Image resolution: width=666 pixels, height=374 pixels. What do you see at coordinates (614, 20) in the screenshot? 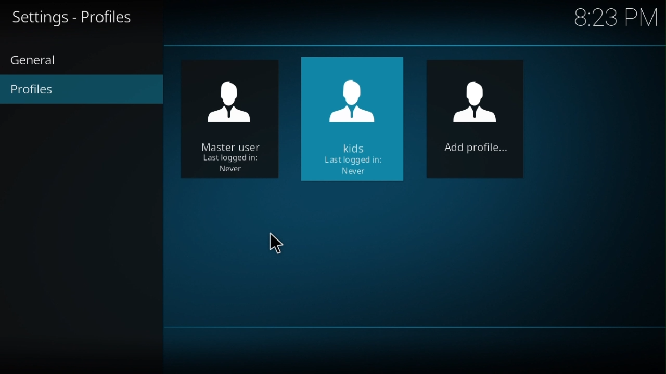
I see `time` at bounding box center [614, 20].